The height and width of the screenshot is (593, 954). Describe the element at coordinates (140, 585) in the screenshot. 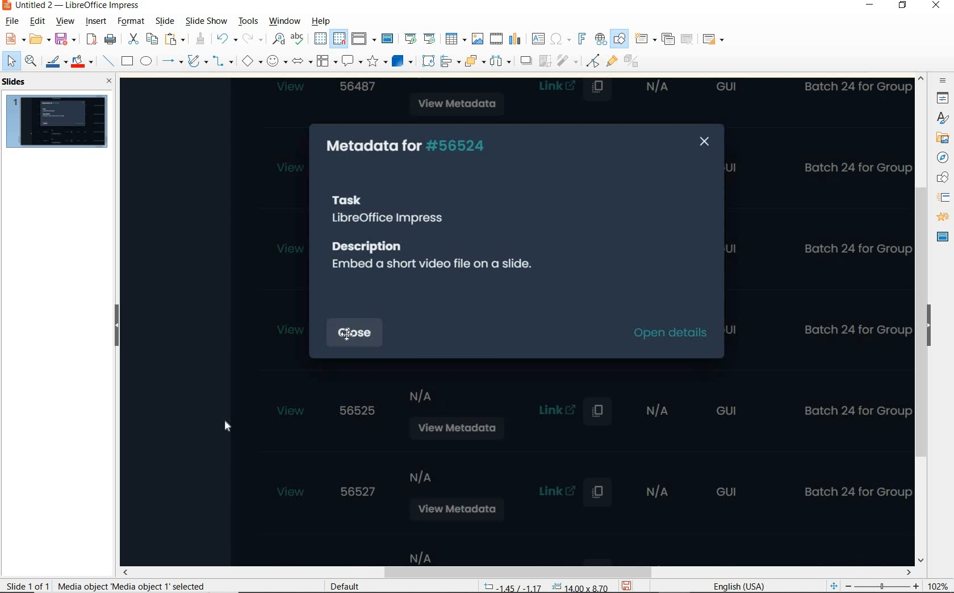

I see `selection info` at that location.